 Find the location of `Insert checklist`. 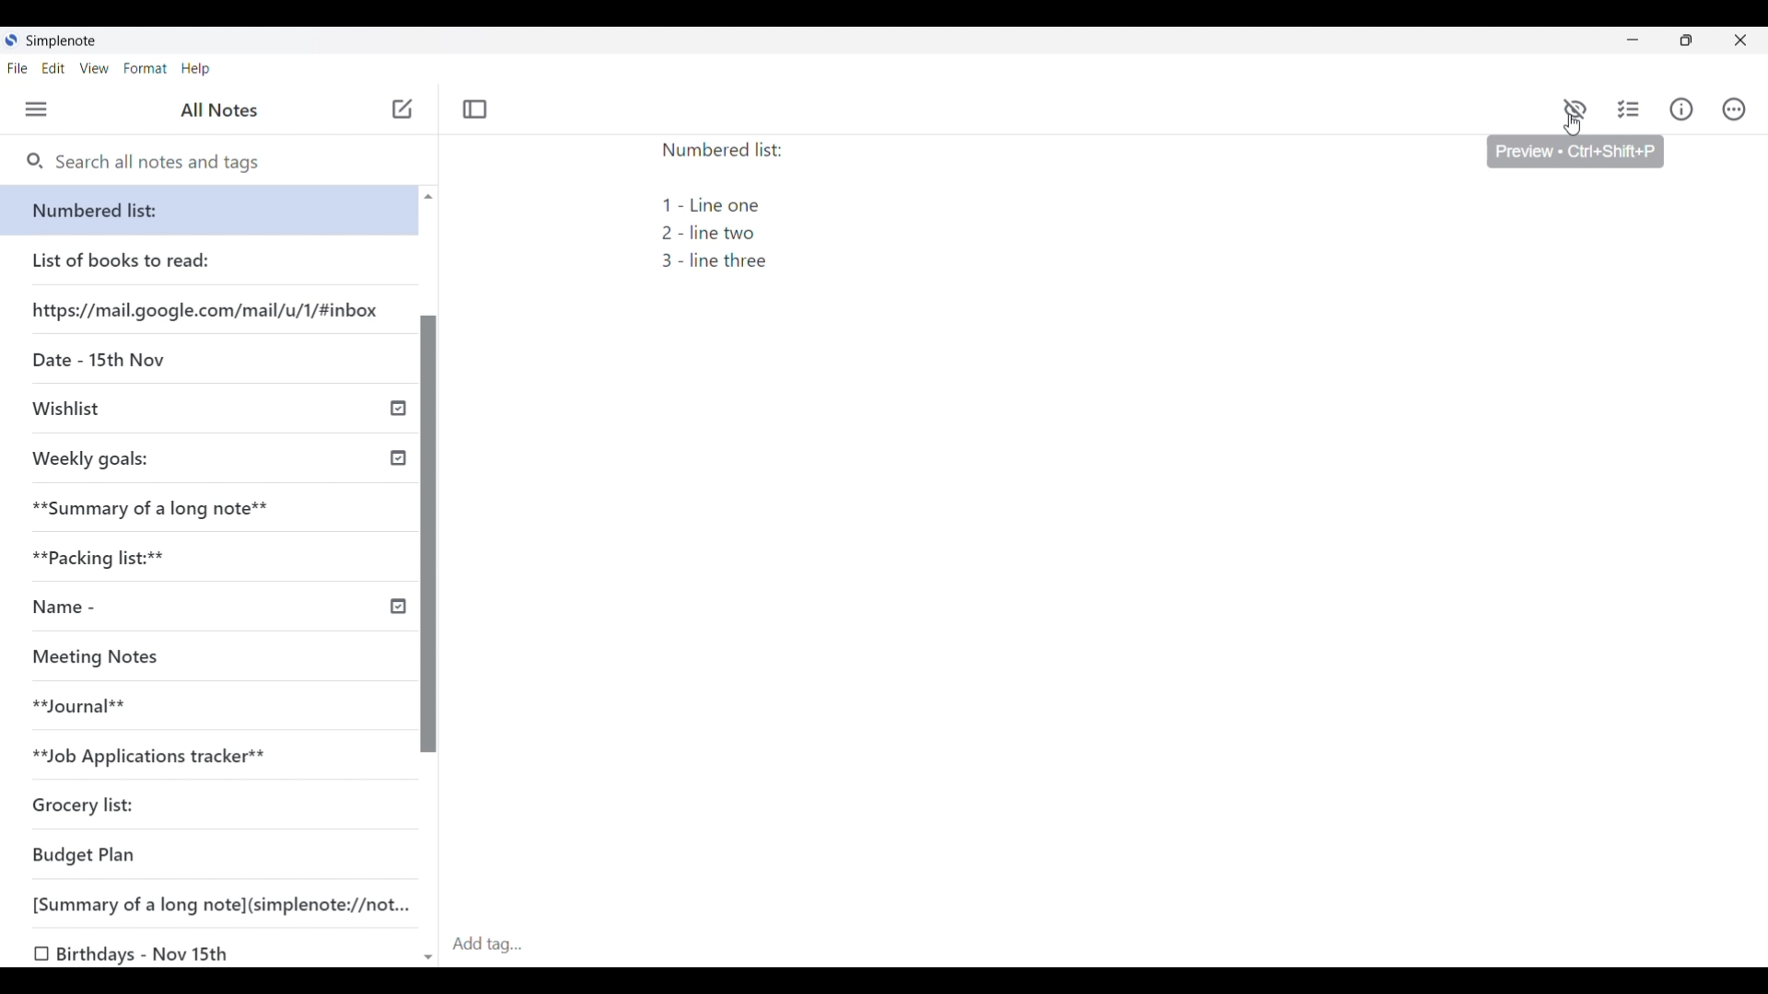

Insert checklist is located at coordinates (1628, 110).